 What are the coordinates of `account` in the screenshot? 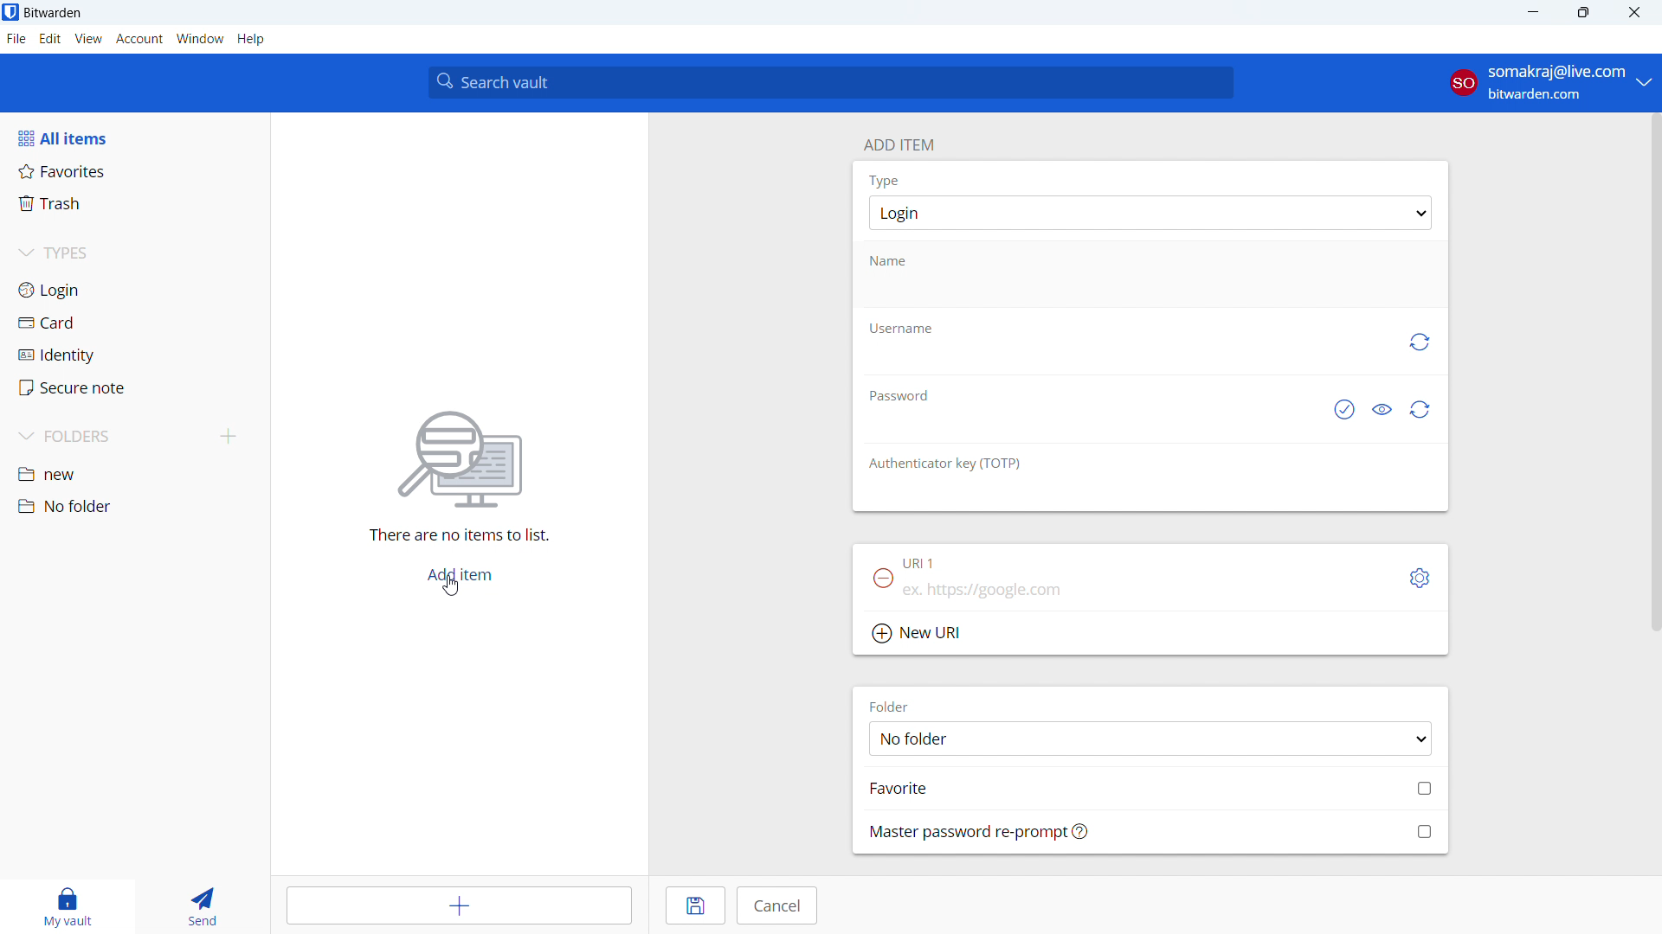 It's located at (1549, 83).